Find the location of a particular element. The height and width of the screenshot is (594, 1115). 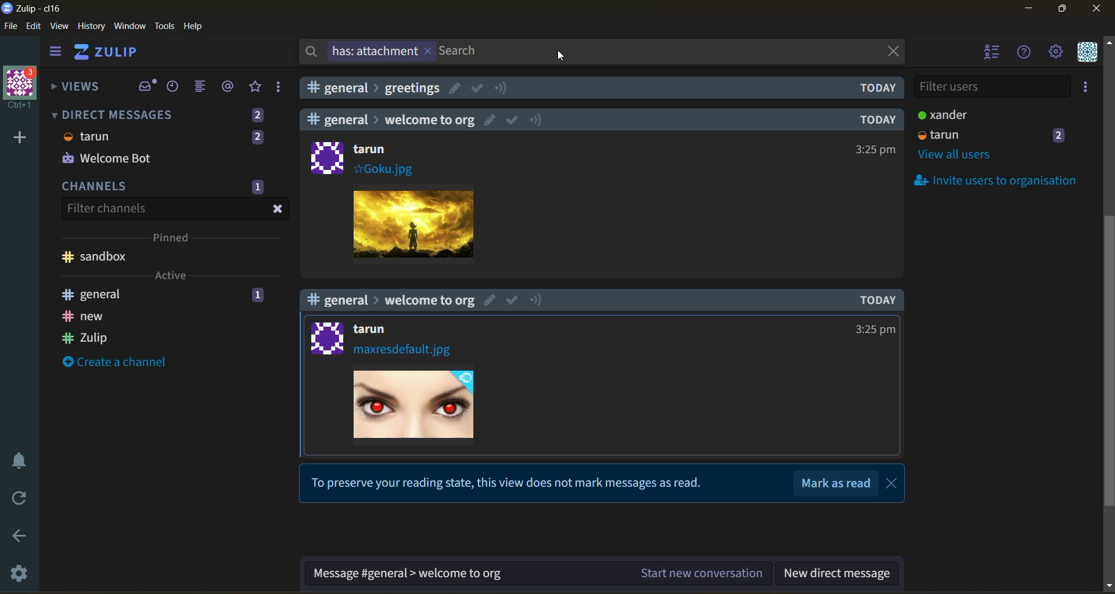

2 is located at coordinates (257, 136).